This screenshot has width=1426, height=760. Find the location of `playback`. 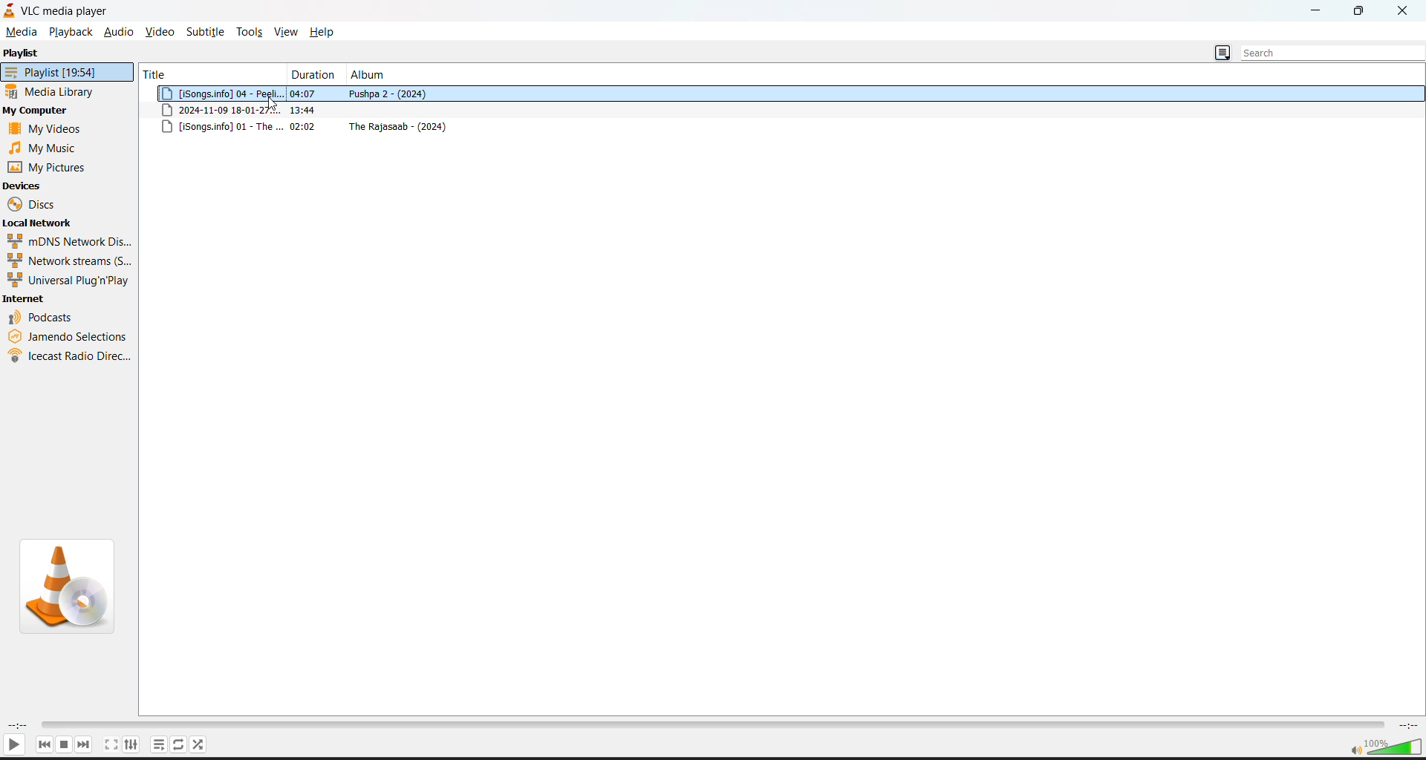

playback is located at coordinates (71, 33).